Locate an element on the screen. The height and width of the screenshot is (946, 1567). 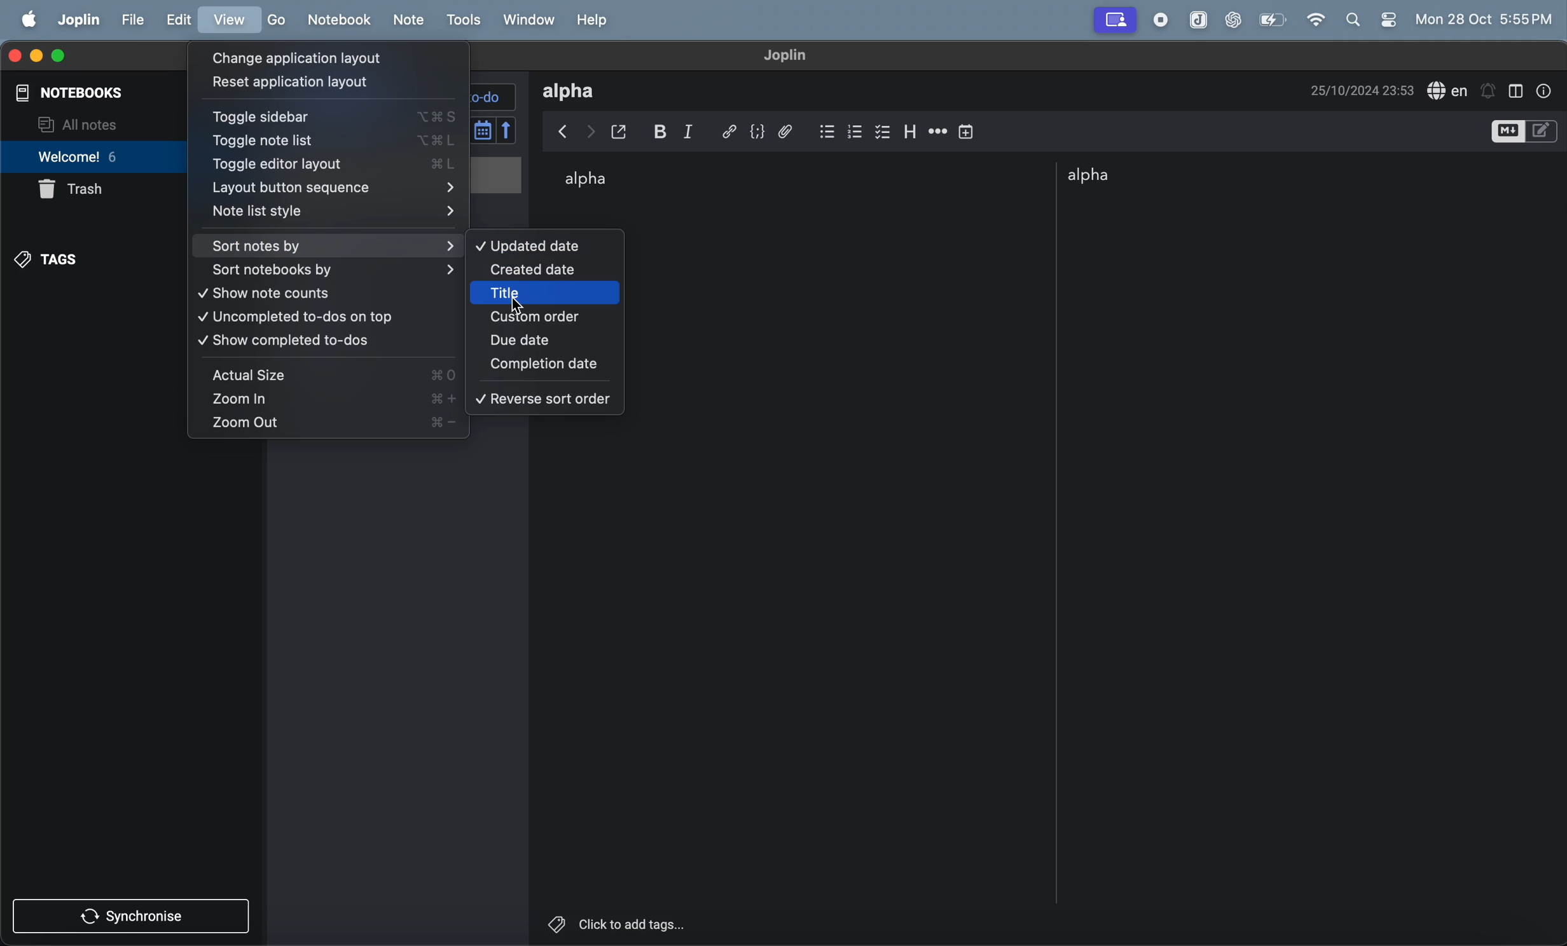
title joplin is located at coordinates (792, 56).